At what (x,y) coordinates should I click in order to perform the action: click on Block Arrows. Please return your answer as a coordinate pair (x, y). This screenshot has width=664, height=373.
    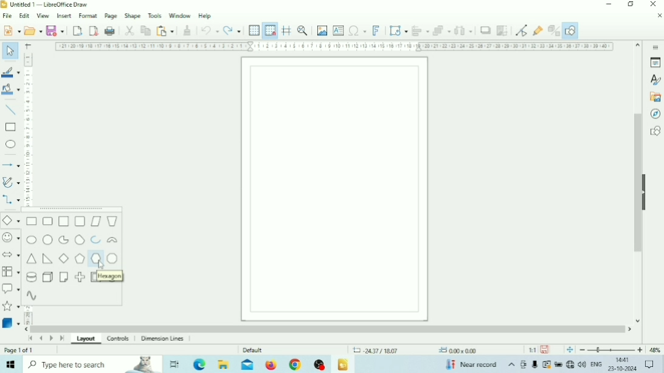
    Looking at the image, I should click on (11, 254).